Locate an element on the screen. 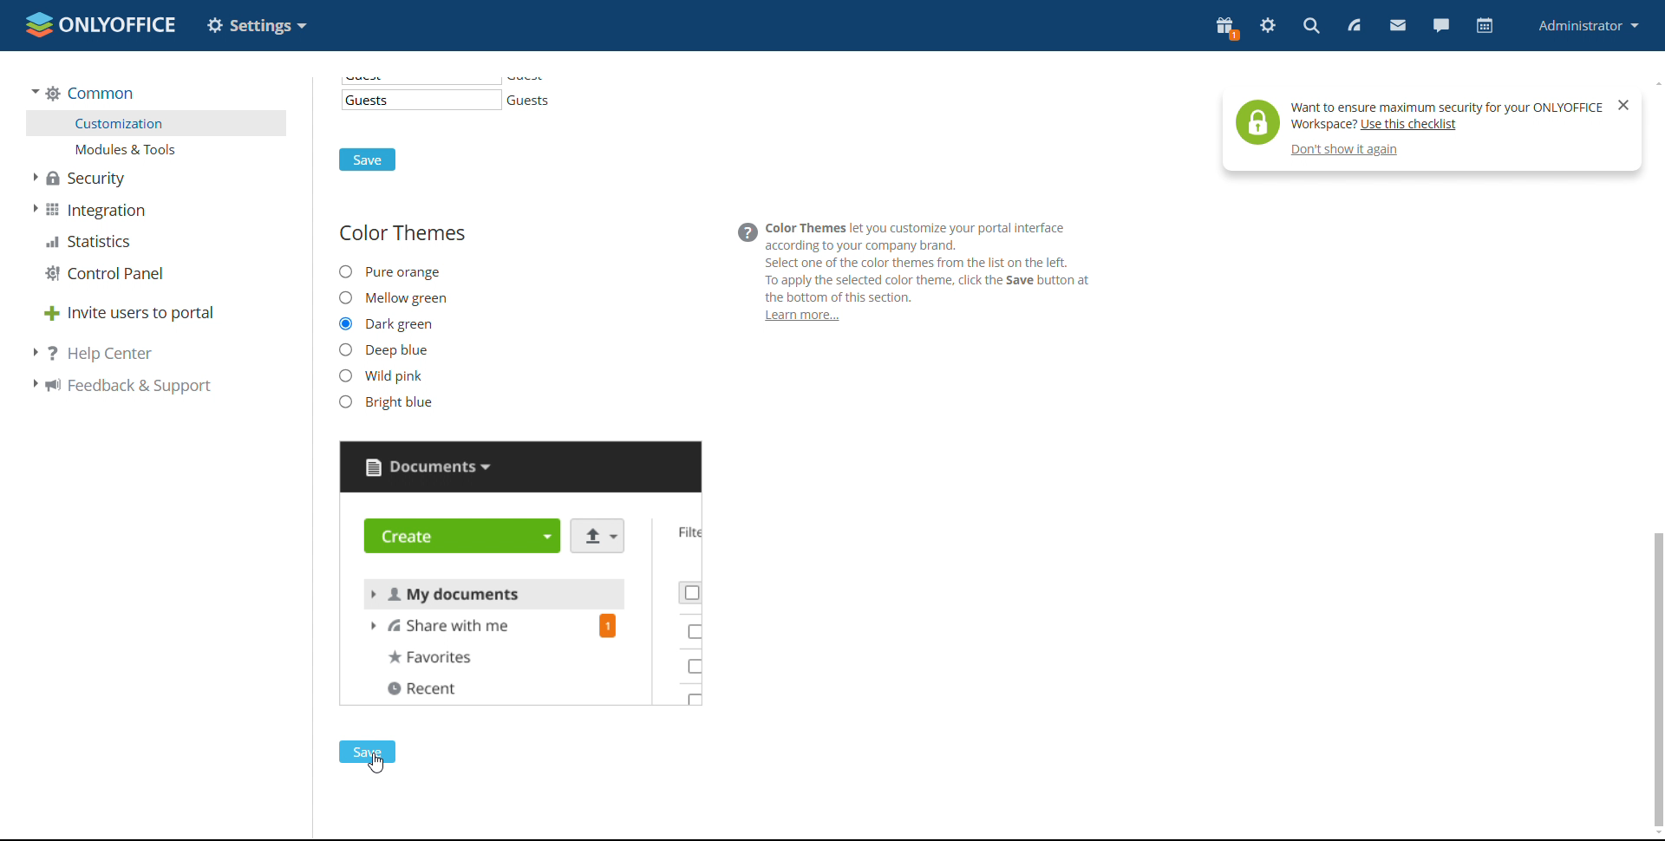  new theme selected is located at coordinates (384, 324).